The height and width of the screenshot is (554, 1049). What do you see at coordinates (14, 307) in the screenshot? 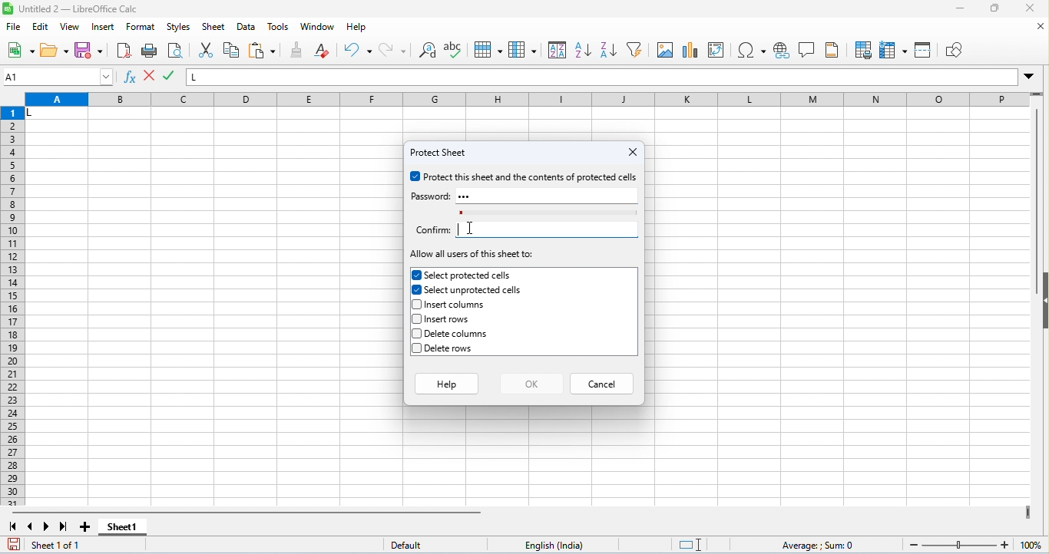
I see `row numbers` at bounding box center [14, 307].